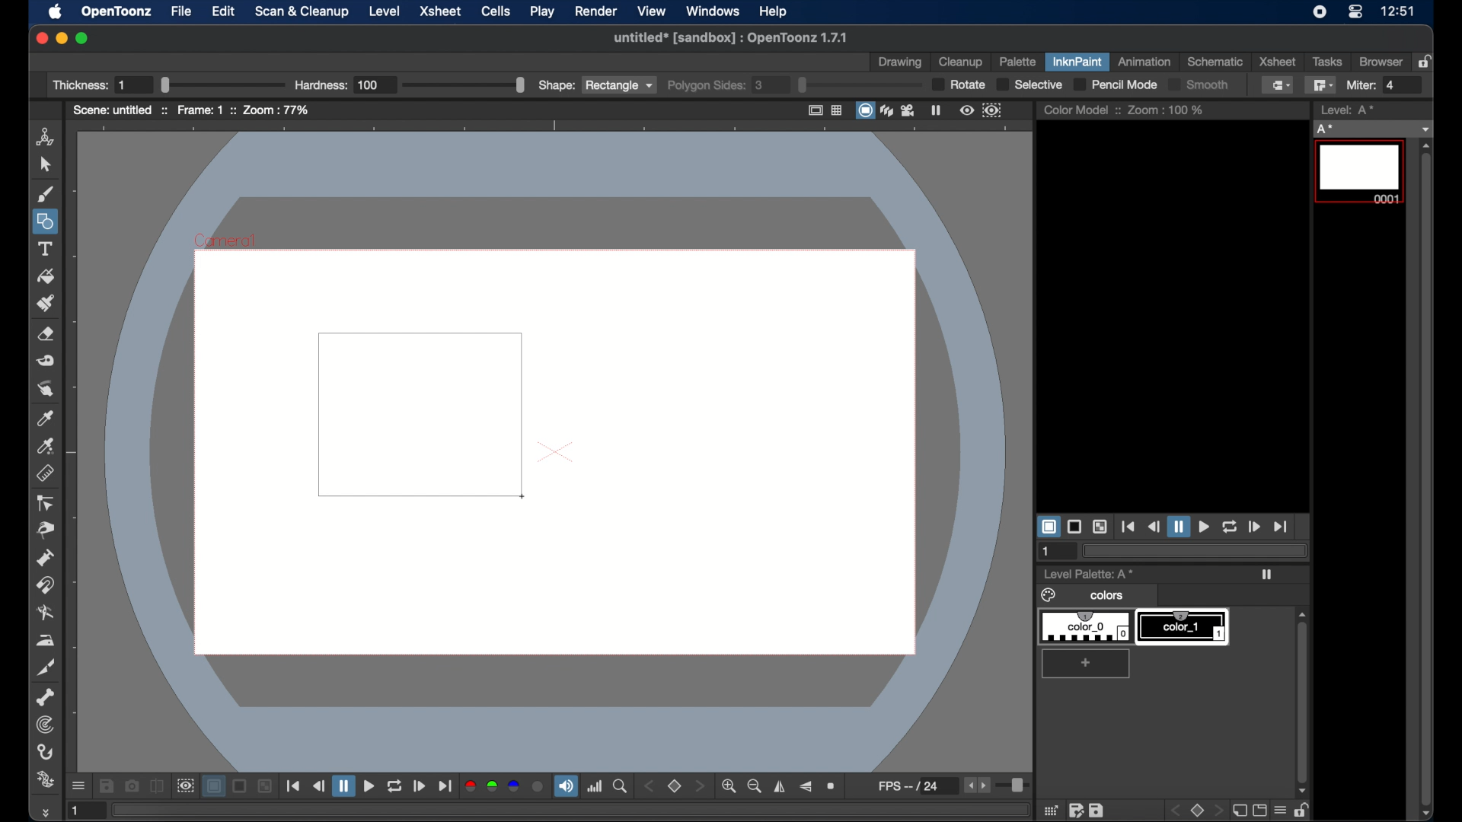 The height and width of the screenshot is (822, 1462). I want to click on play, so click(543, 11).